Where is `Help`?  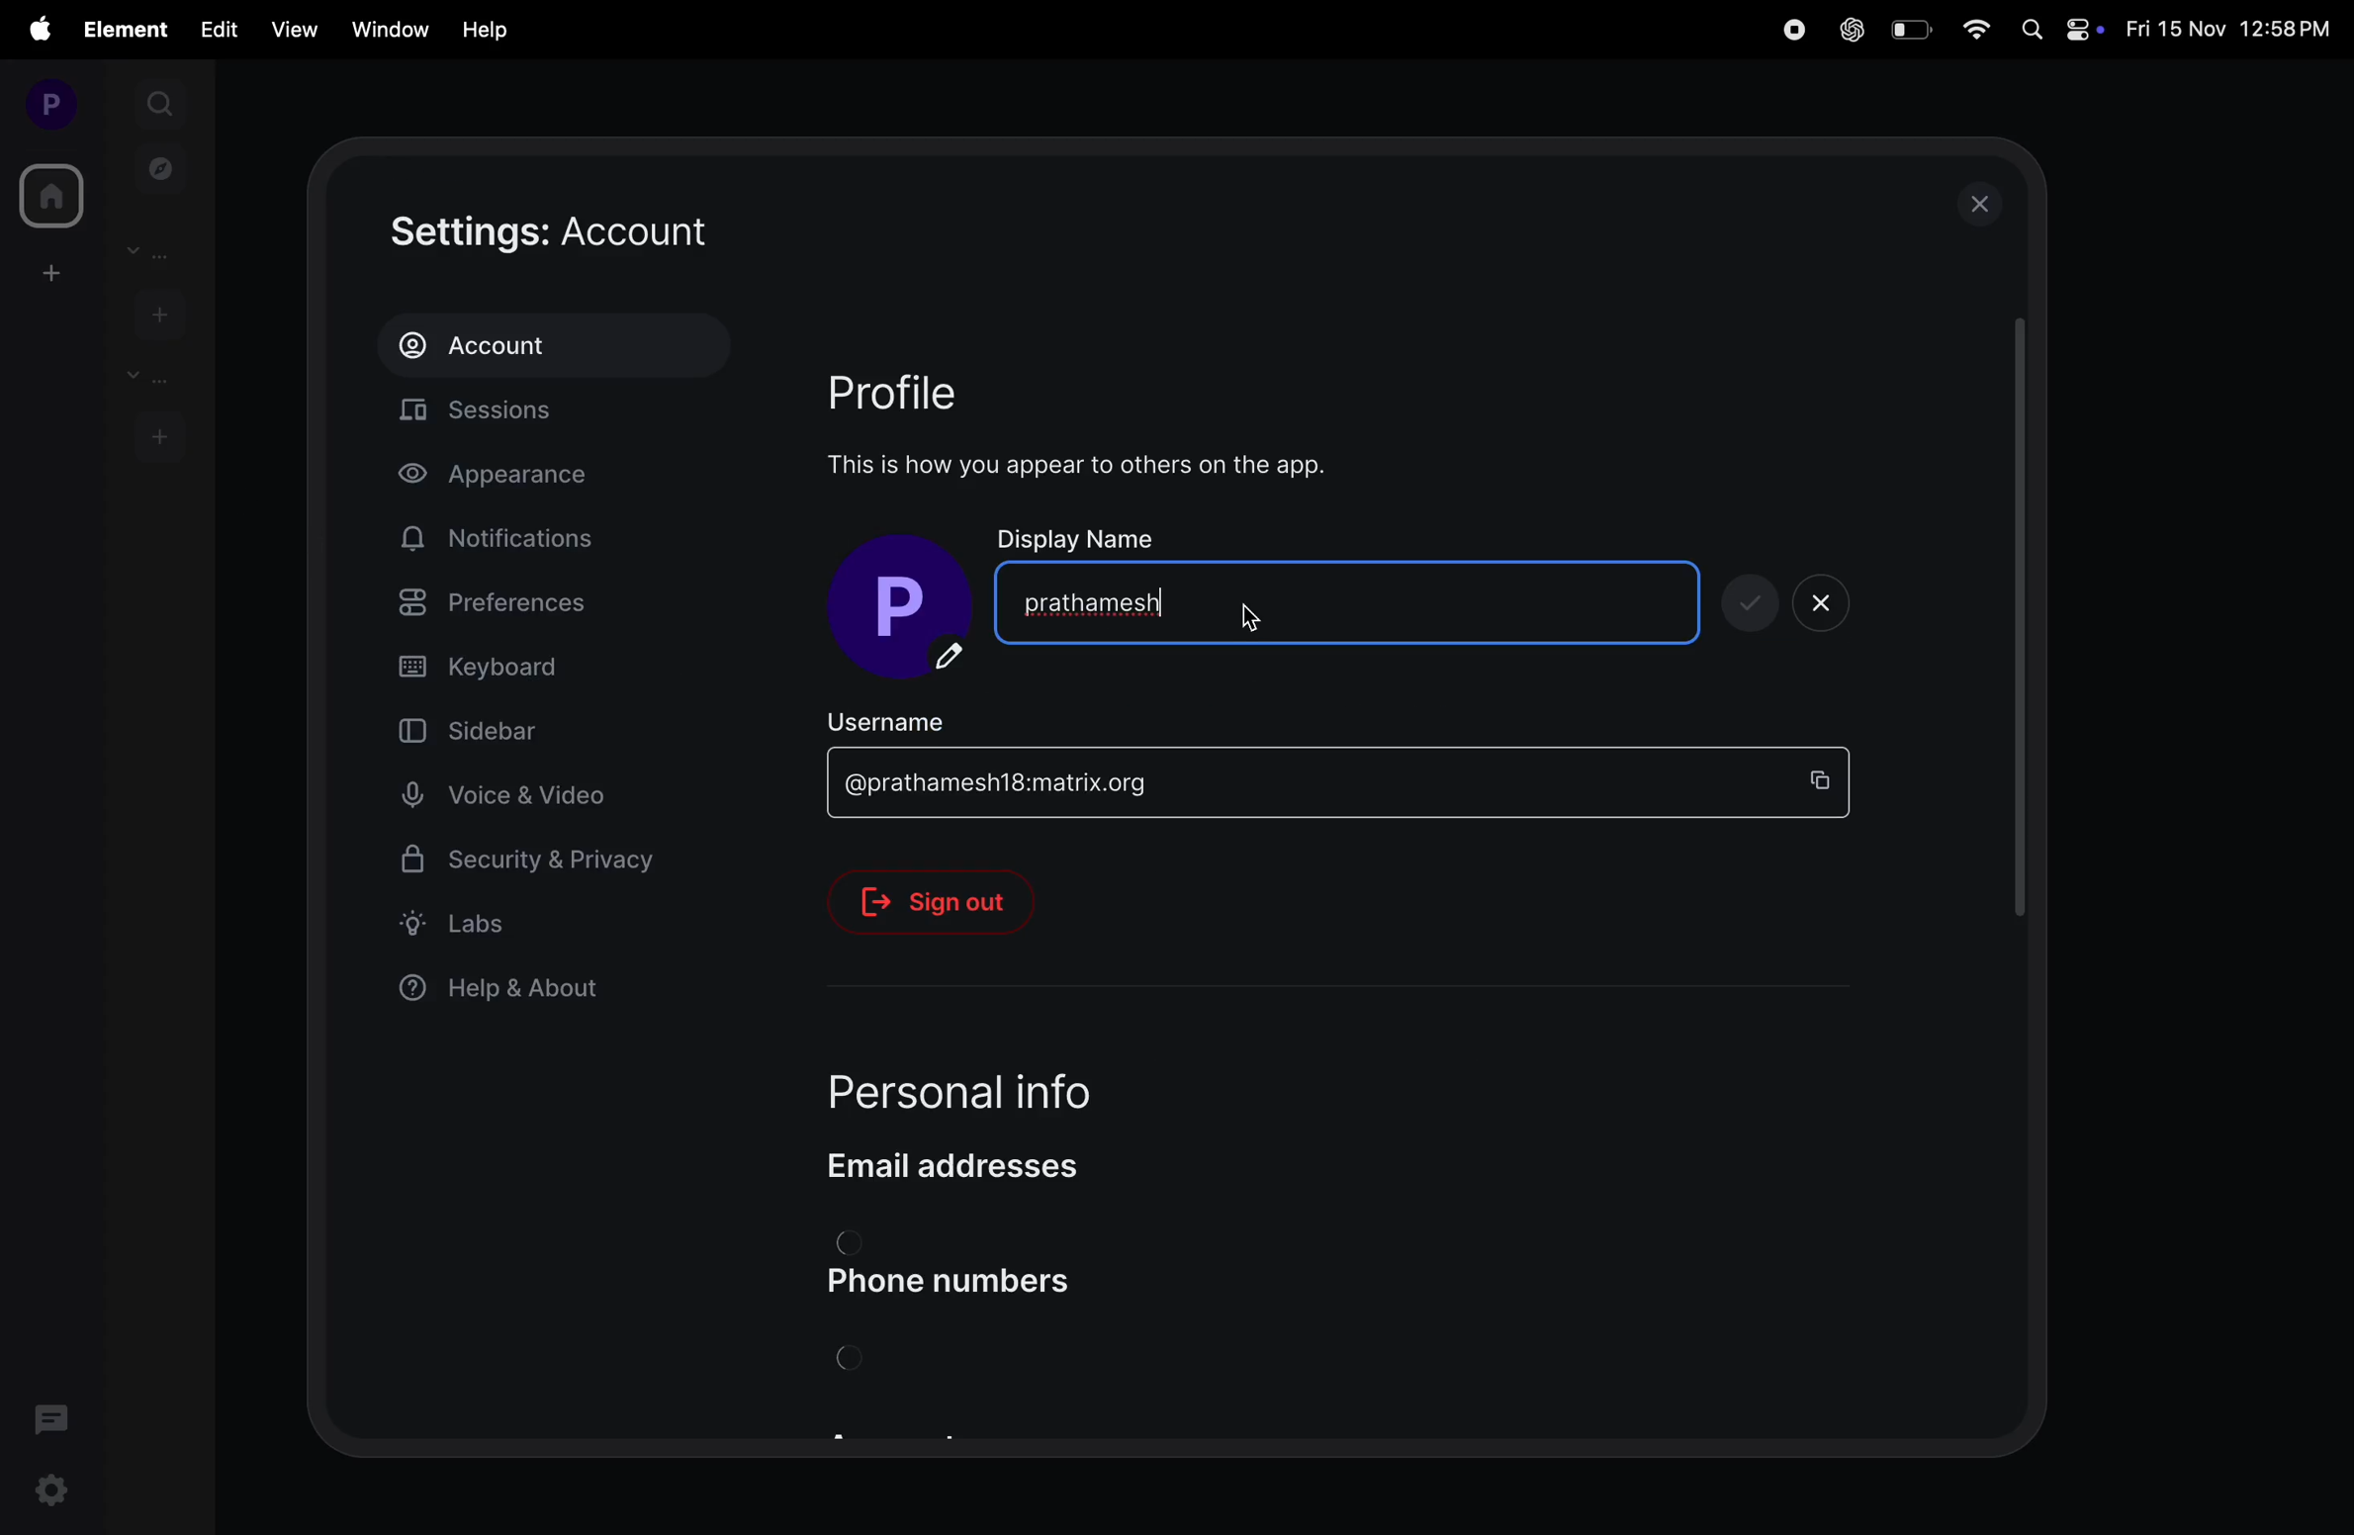 Help is located at coordinates (488, 30).